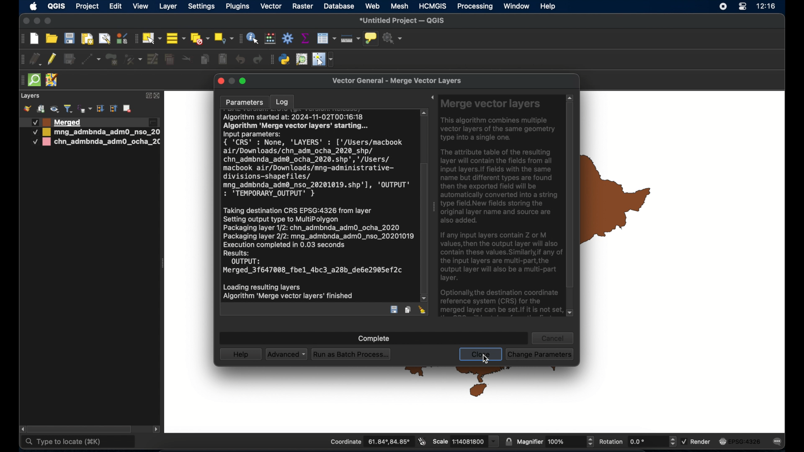 This screenshot has height=452, width=804. What do you see at coordinates (54, 109) in the screenshot?
I see `manage map theme` at bounding box center [54, 109].